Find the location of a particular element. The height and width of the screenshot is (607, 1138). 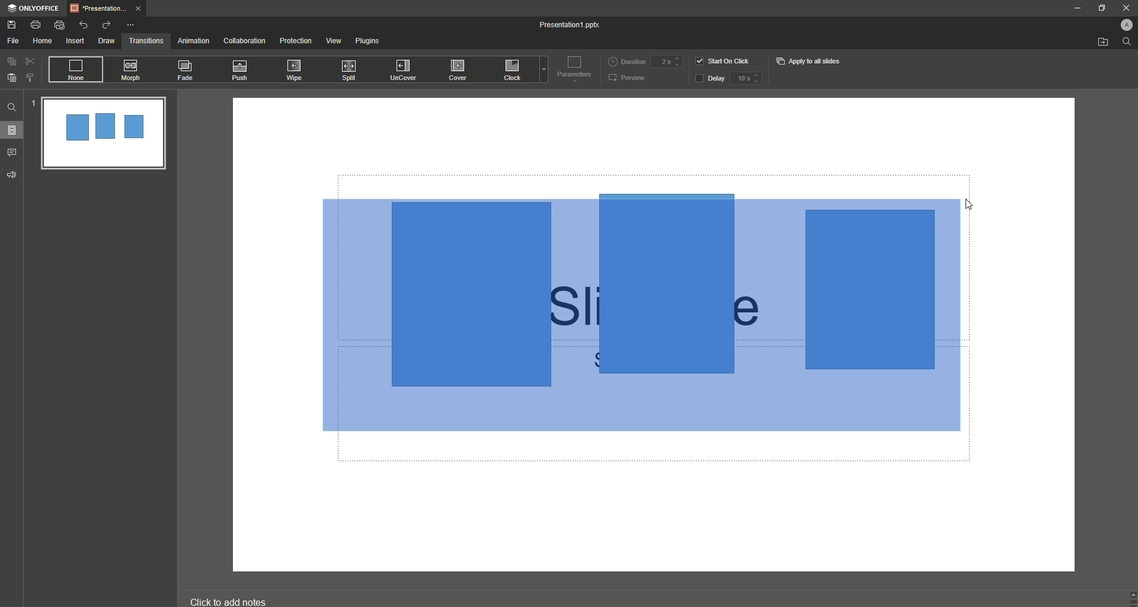

Find is located at coordinates (12, 107).